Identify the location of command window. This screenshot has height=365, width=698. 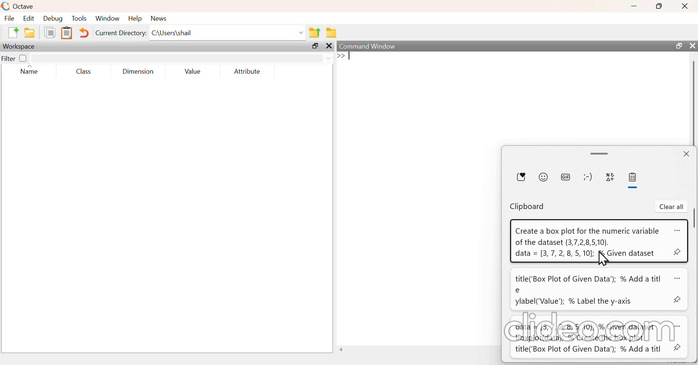
(369, 46).